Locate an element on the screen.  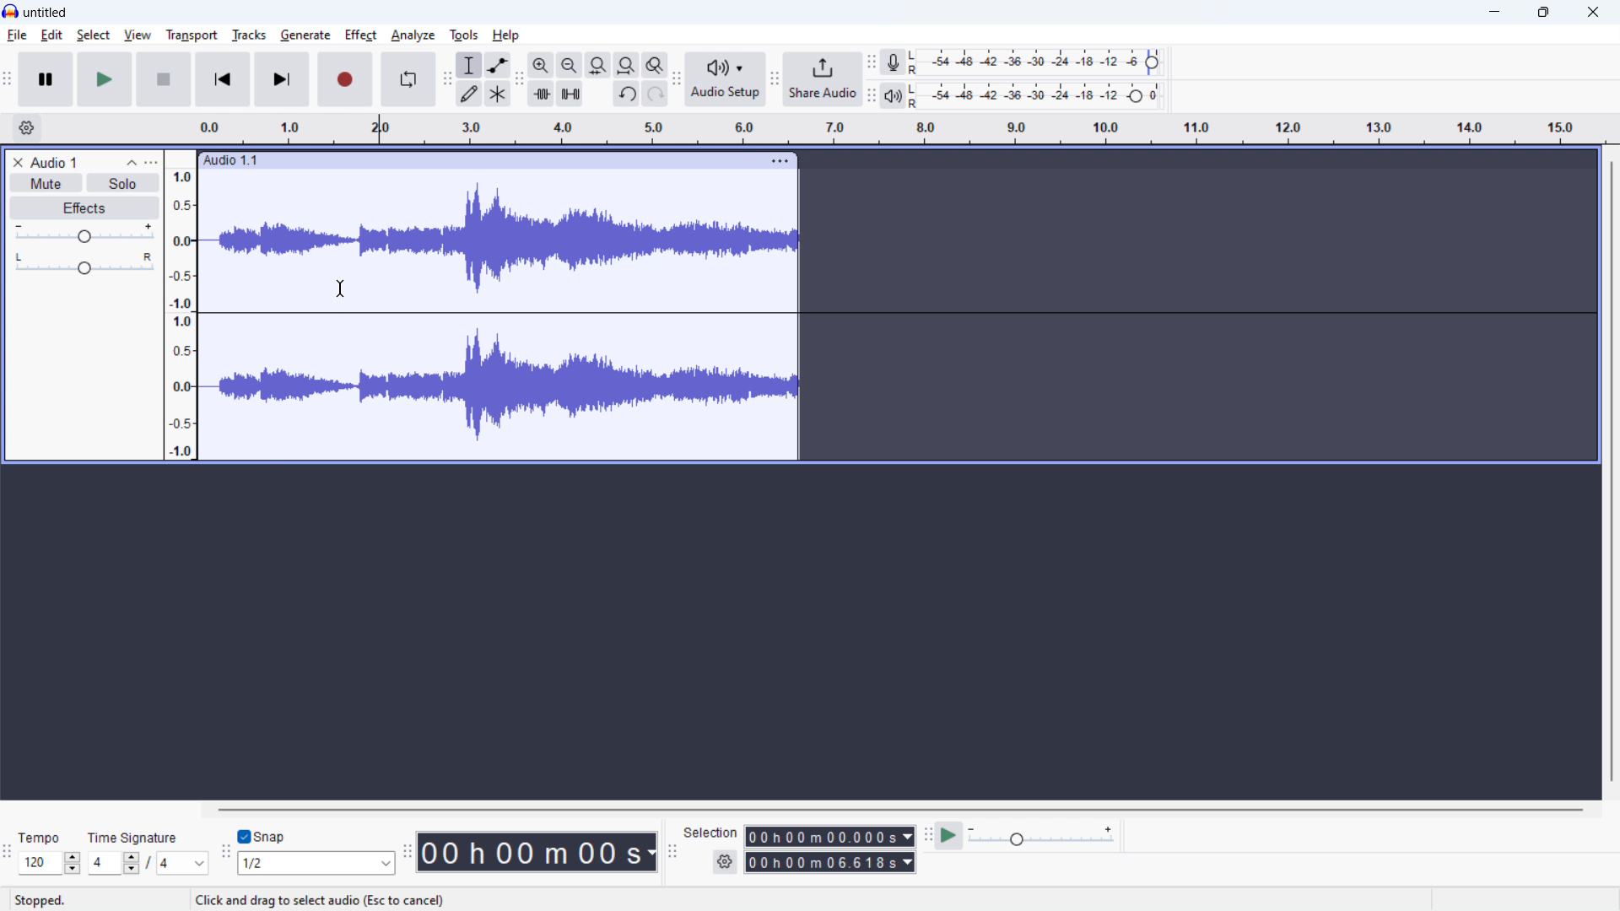
draw tool is located at coordinates (470, 93).